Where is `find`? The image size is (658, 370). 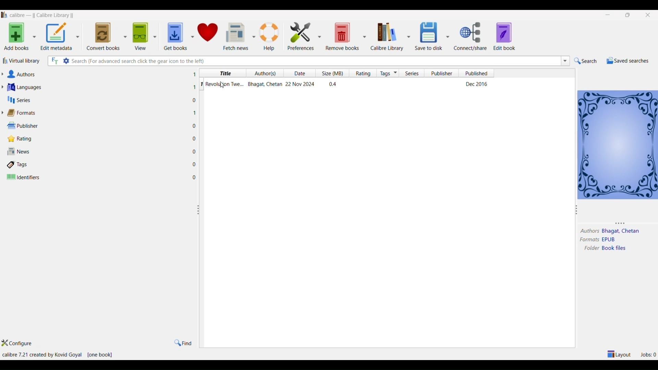
find is located at coordinates (183, 343).